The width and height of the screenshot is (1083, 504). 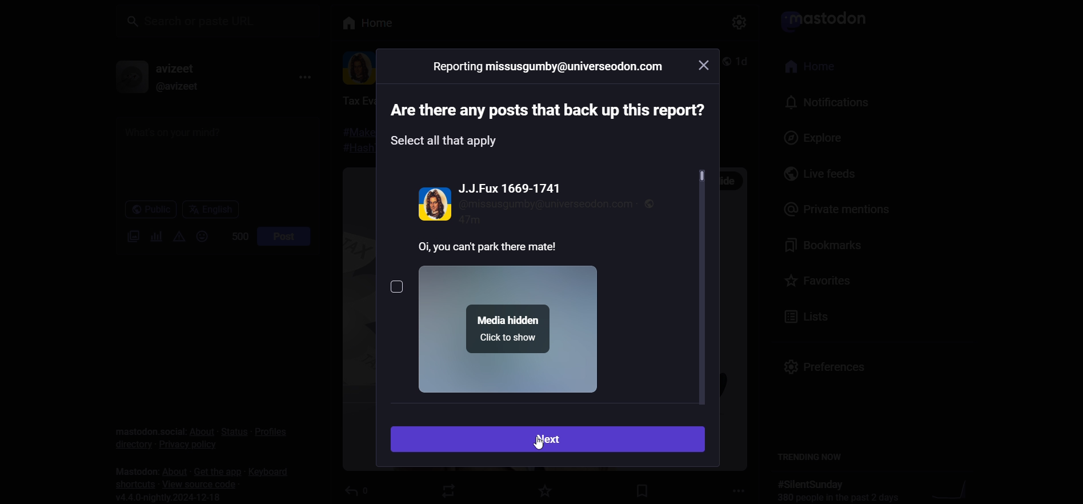 I want to click on close, so click(x=707, y=66).